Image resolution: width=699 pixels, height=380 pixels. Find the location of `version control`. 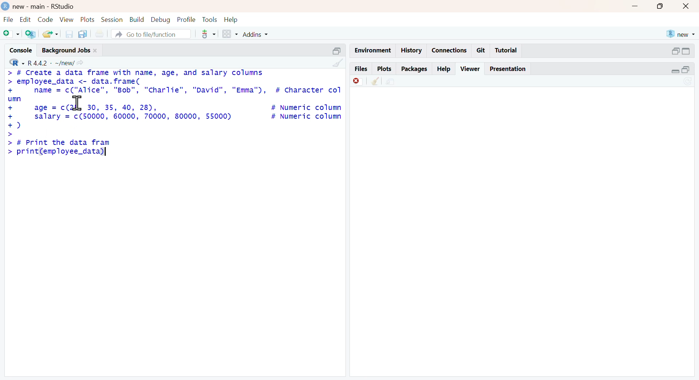

version control is located at coordinates (204, 34).